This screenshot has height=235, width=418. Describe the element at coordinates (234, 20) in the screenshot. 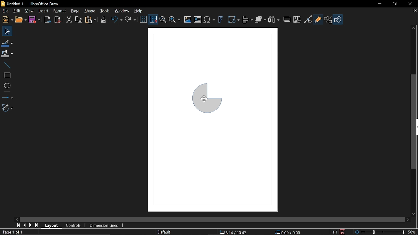

I see `Transformation` at that location.